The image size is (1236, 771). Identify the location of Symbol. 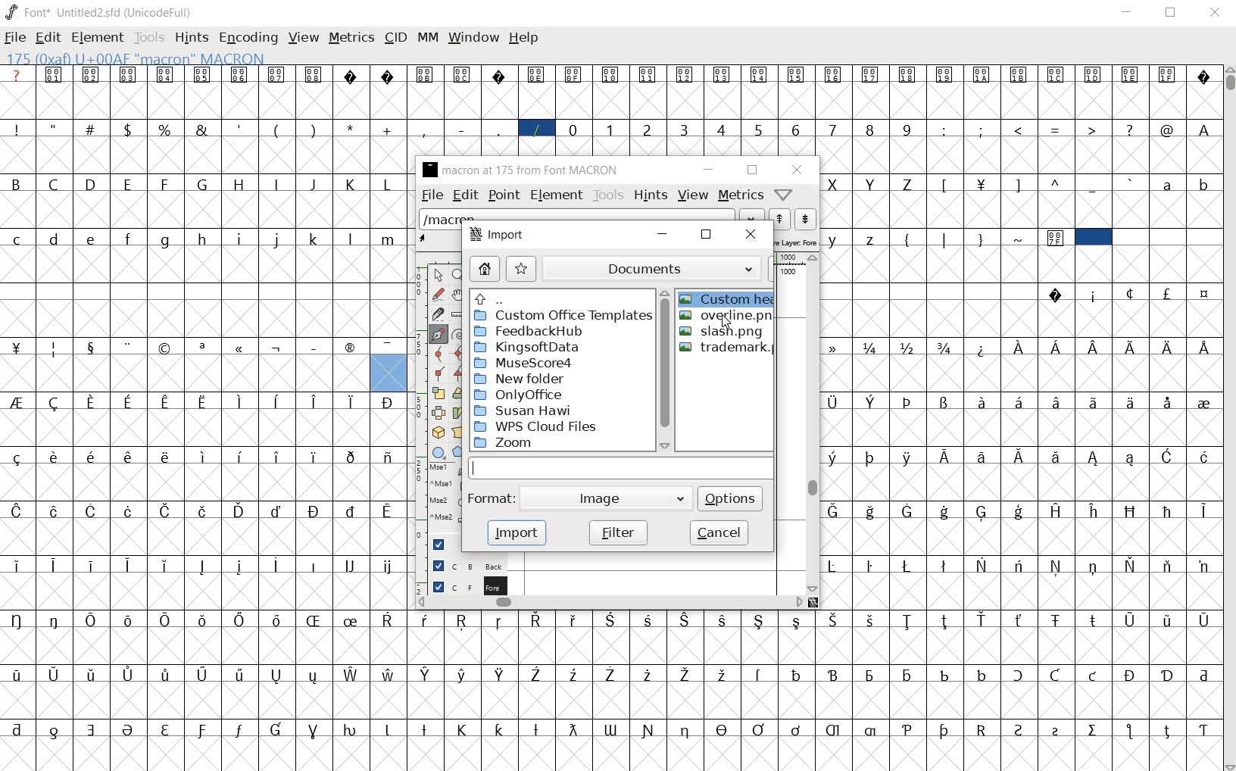
(687, 729).